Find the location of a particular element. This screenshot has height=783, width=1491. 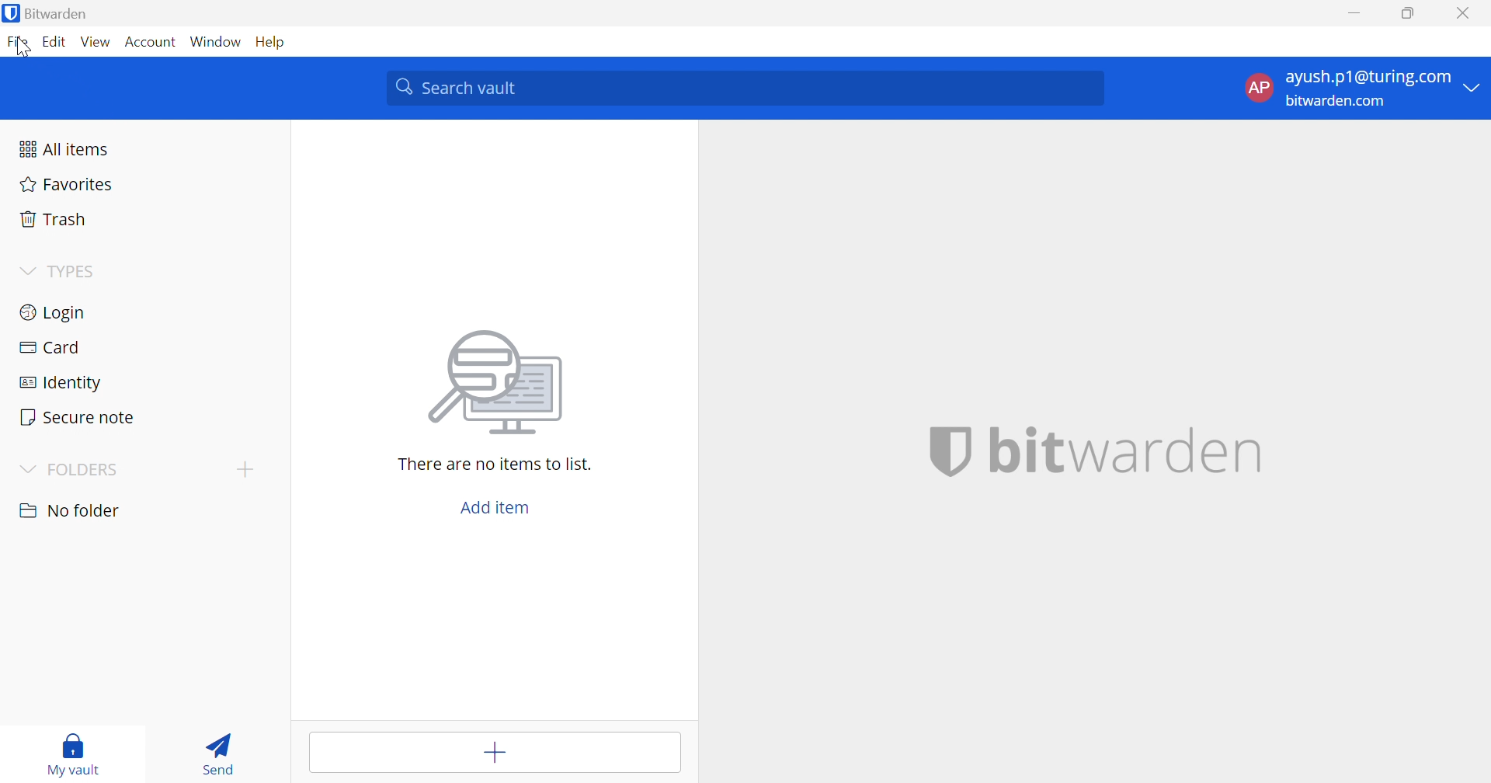

Trash is located at coordinates (50, 219).